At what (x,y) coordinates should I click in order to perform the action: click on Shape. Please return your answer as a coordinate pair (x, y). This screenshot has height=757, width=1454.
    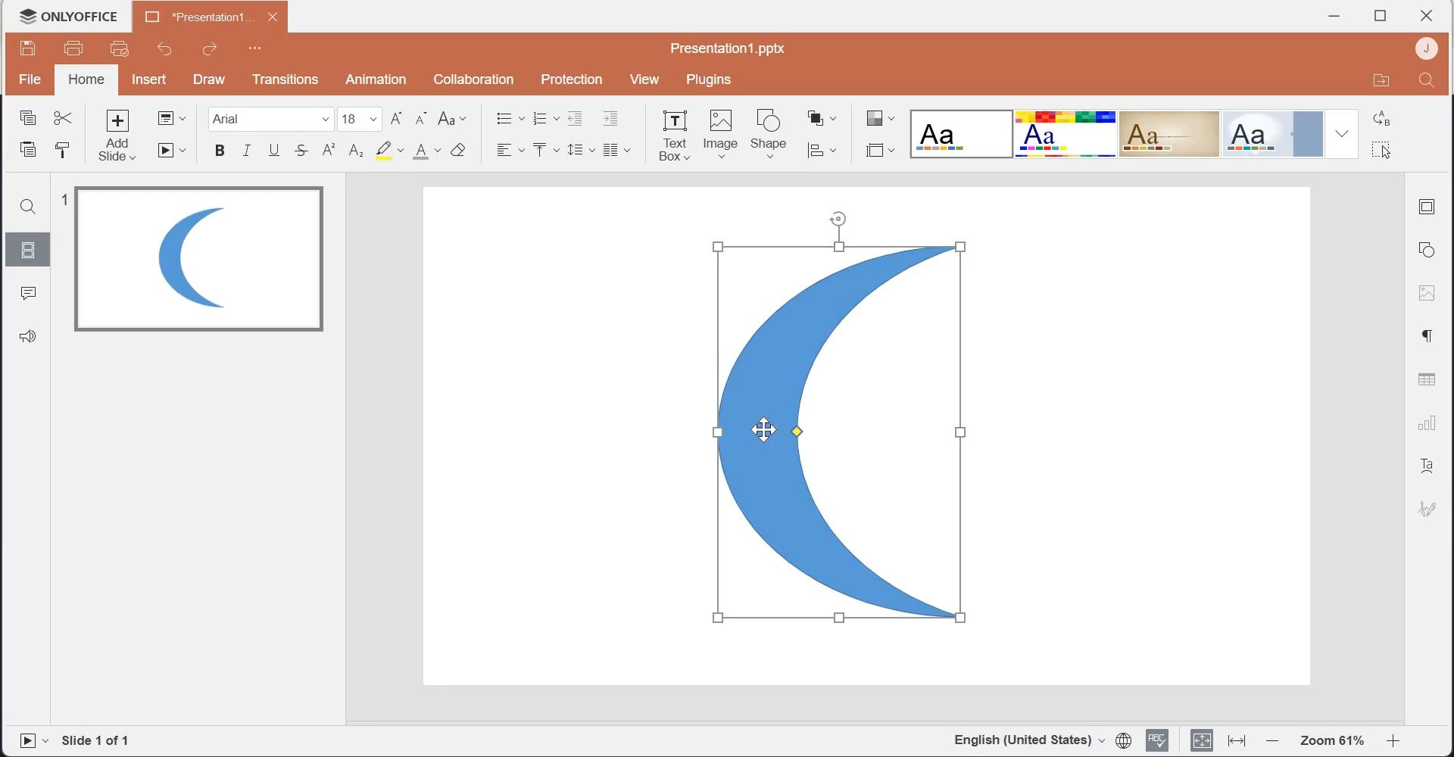
    Looking at the image, I should click on (772, 132).